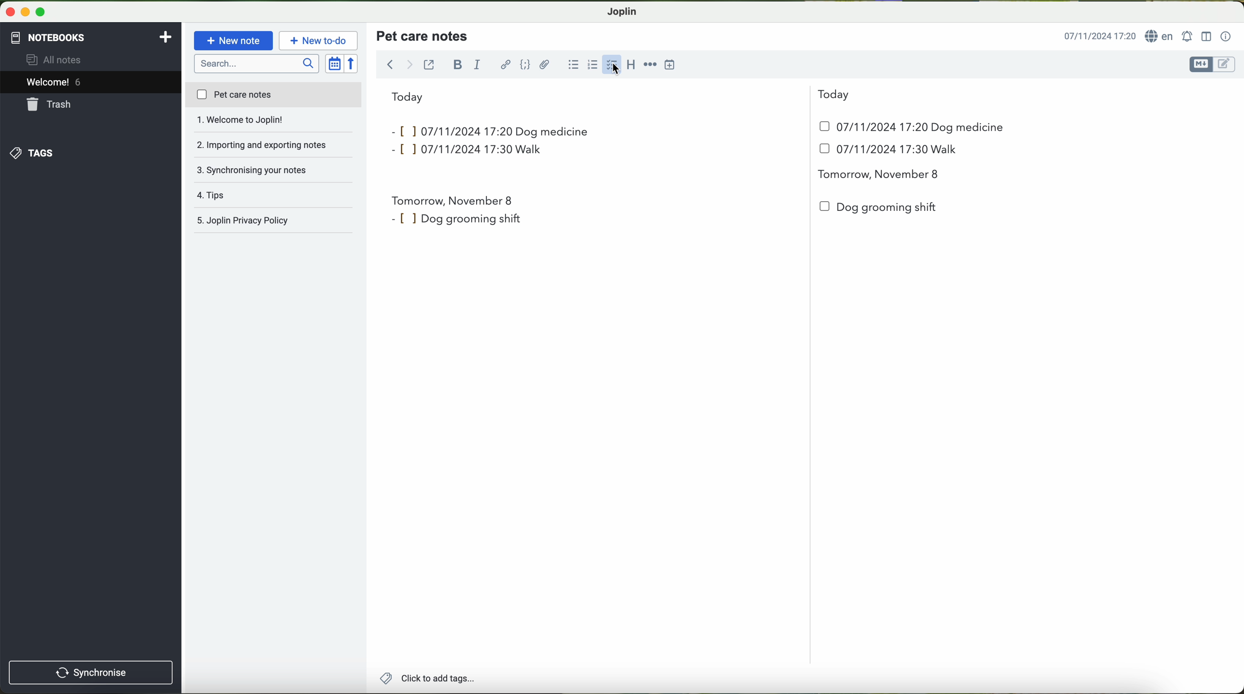 The image size is (1244, 694). What do you see at coordinates (621, 96) in the screenshot?
I see `today` at bounding box center [621, 96].